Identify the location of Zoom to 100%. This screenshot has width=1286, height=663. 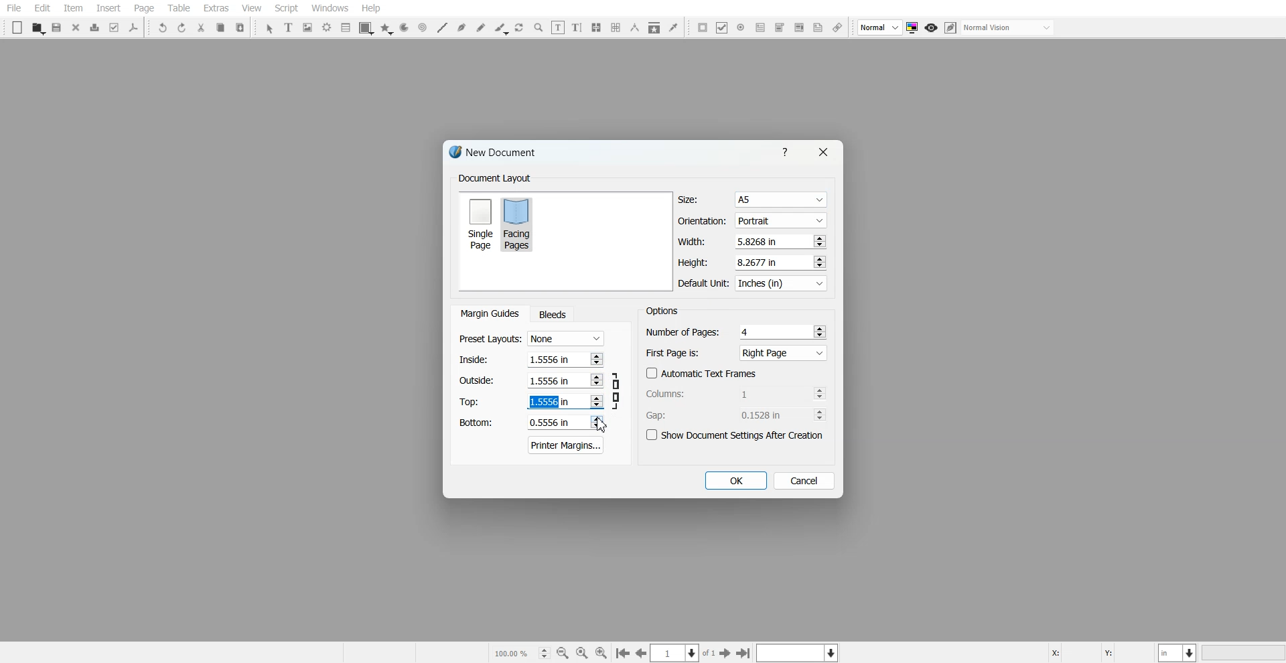
(582, 652).